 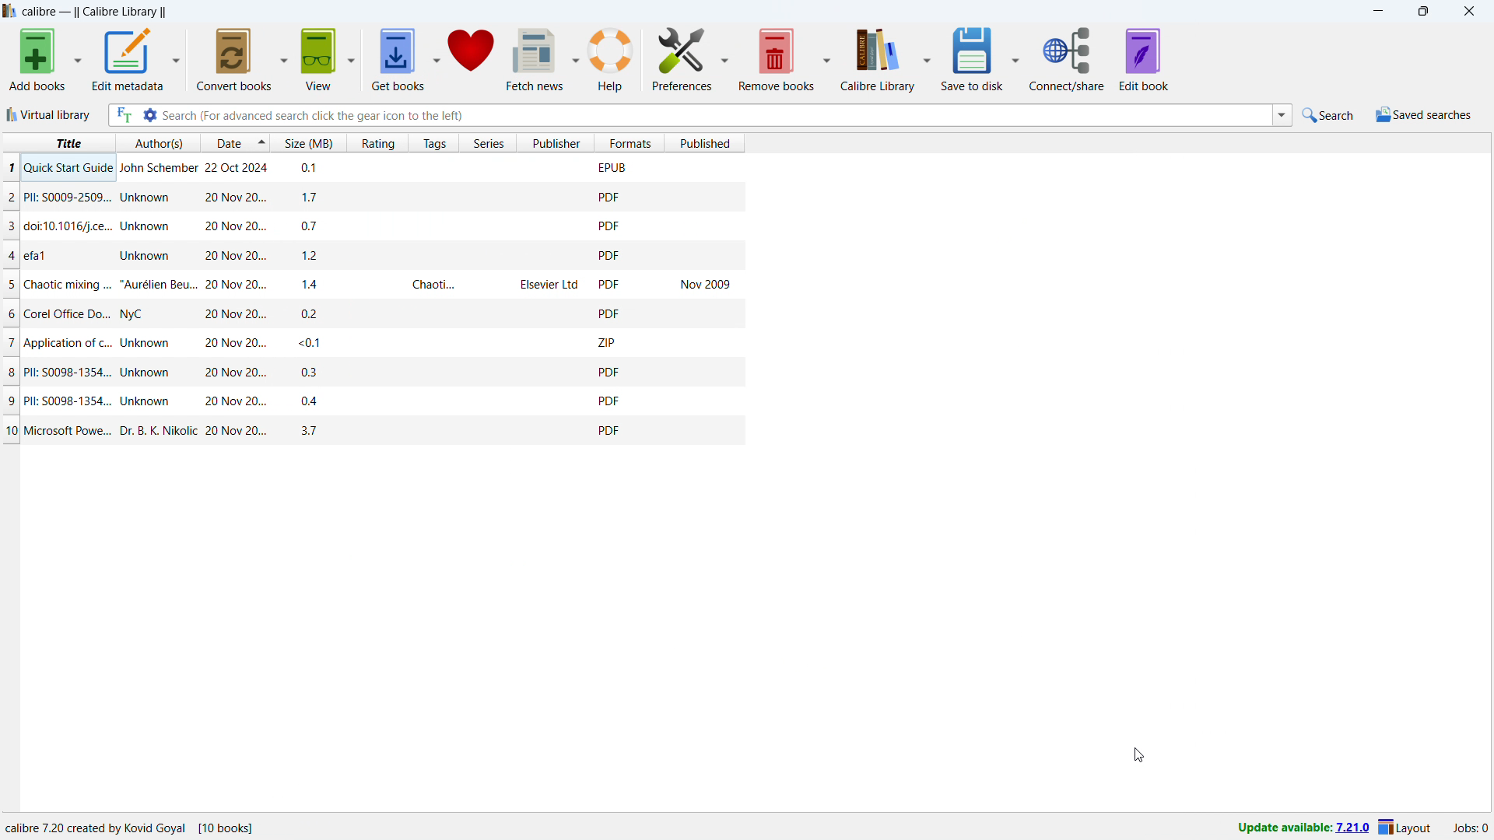 What do you see at coordinates (318, 60) in the screenshot?
I see `view` at bounding box center [318, 60].